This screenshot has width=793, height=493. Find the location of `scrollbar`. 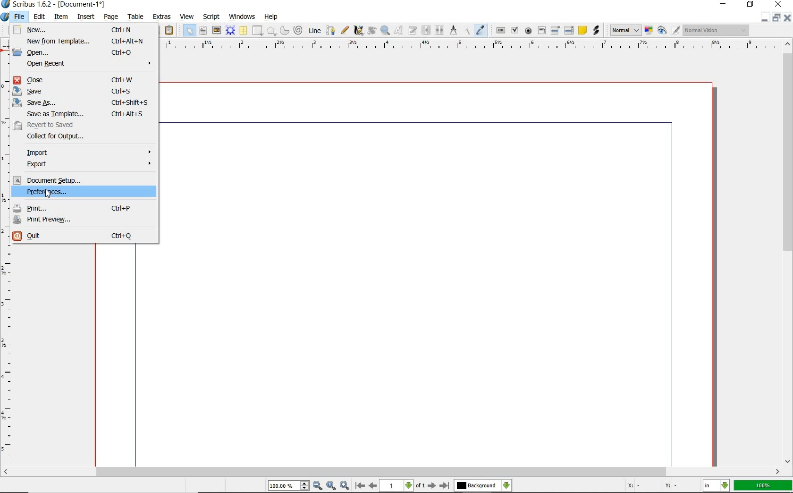

scrollbar is located at coordinates (391, 473).